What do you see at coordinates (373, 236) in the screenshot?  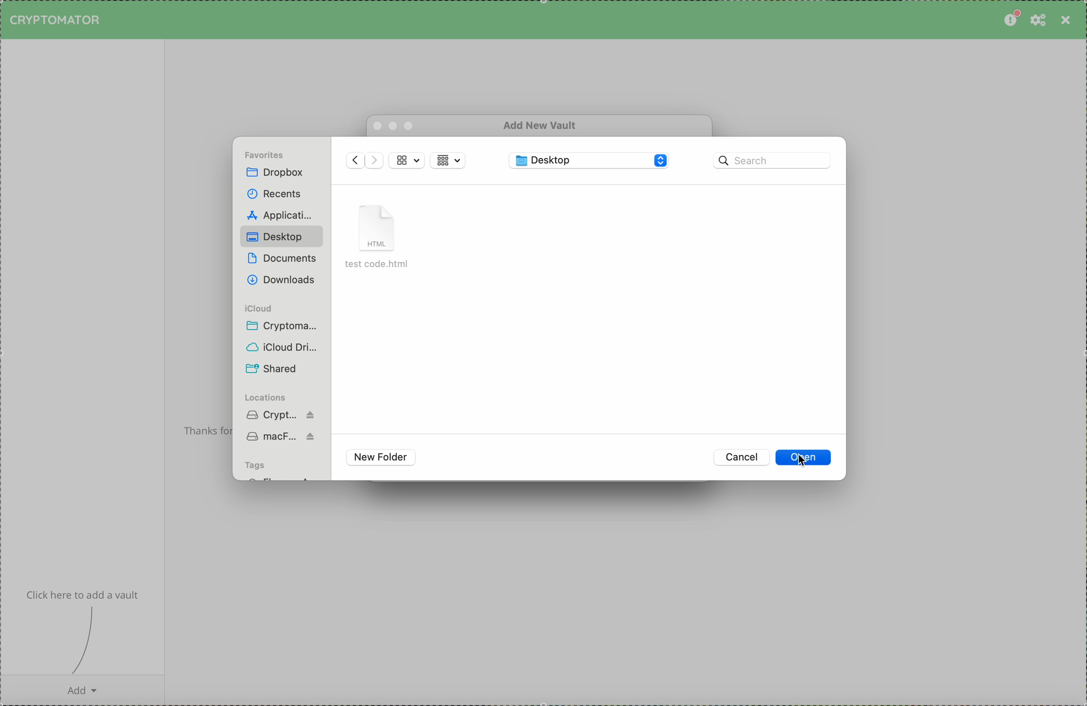 I see `textcode.html file` at bounding box center [373, 236].